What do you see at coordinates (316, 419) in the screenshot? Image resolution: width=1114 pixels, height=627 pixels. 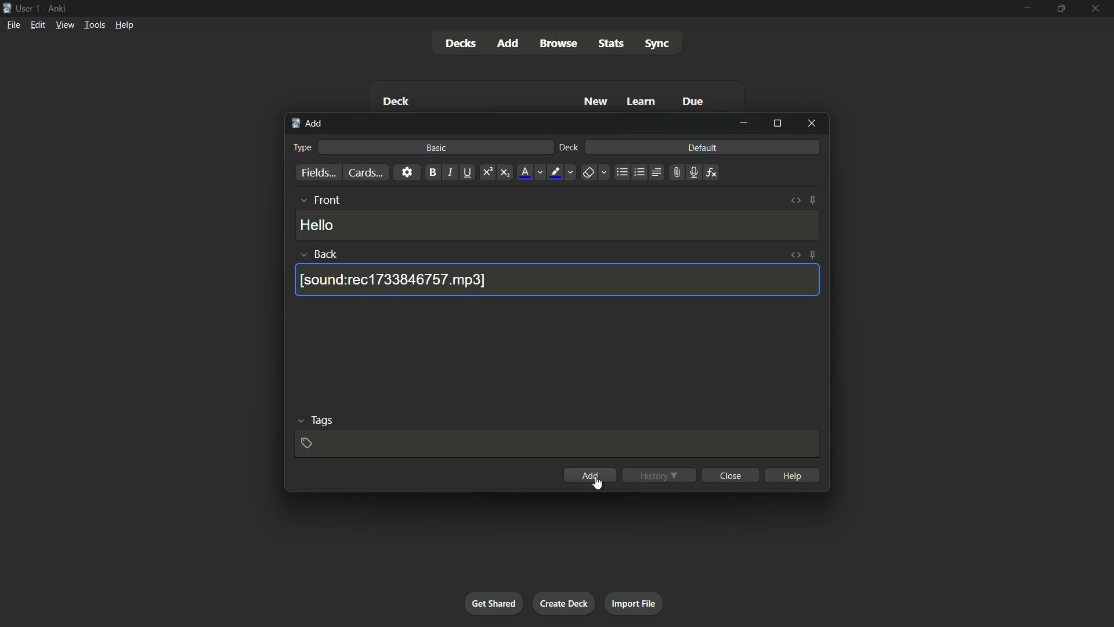 I see `tags` at bounding box center [316, 419].